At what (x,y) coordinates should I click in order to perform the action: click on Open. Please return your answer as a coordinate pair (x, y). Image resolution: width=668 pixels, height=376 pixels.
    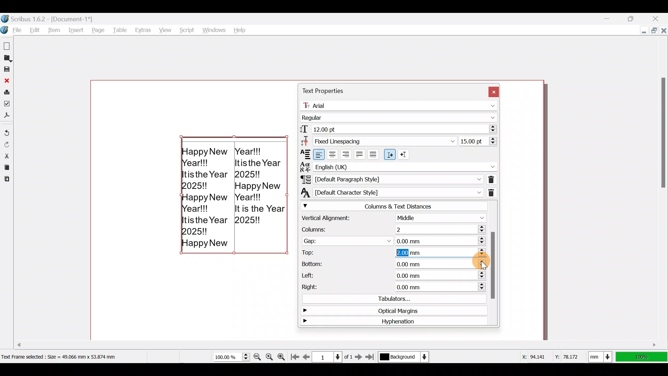
    Looking at the image, I should click on (8, 58).